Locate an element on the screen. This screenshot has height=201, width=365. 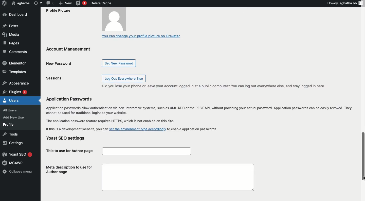
Media is located at coordinates (10, 34).